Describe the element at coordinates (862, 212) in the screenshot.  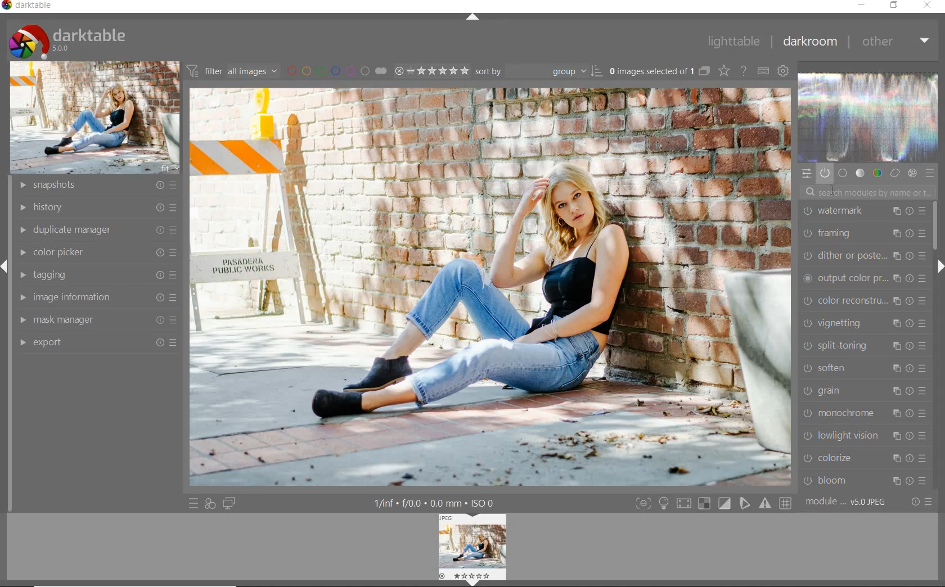
I see `watermark` at that location.